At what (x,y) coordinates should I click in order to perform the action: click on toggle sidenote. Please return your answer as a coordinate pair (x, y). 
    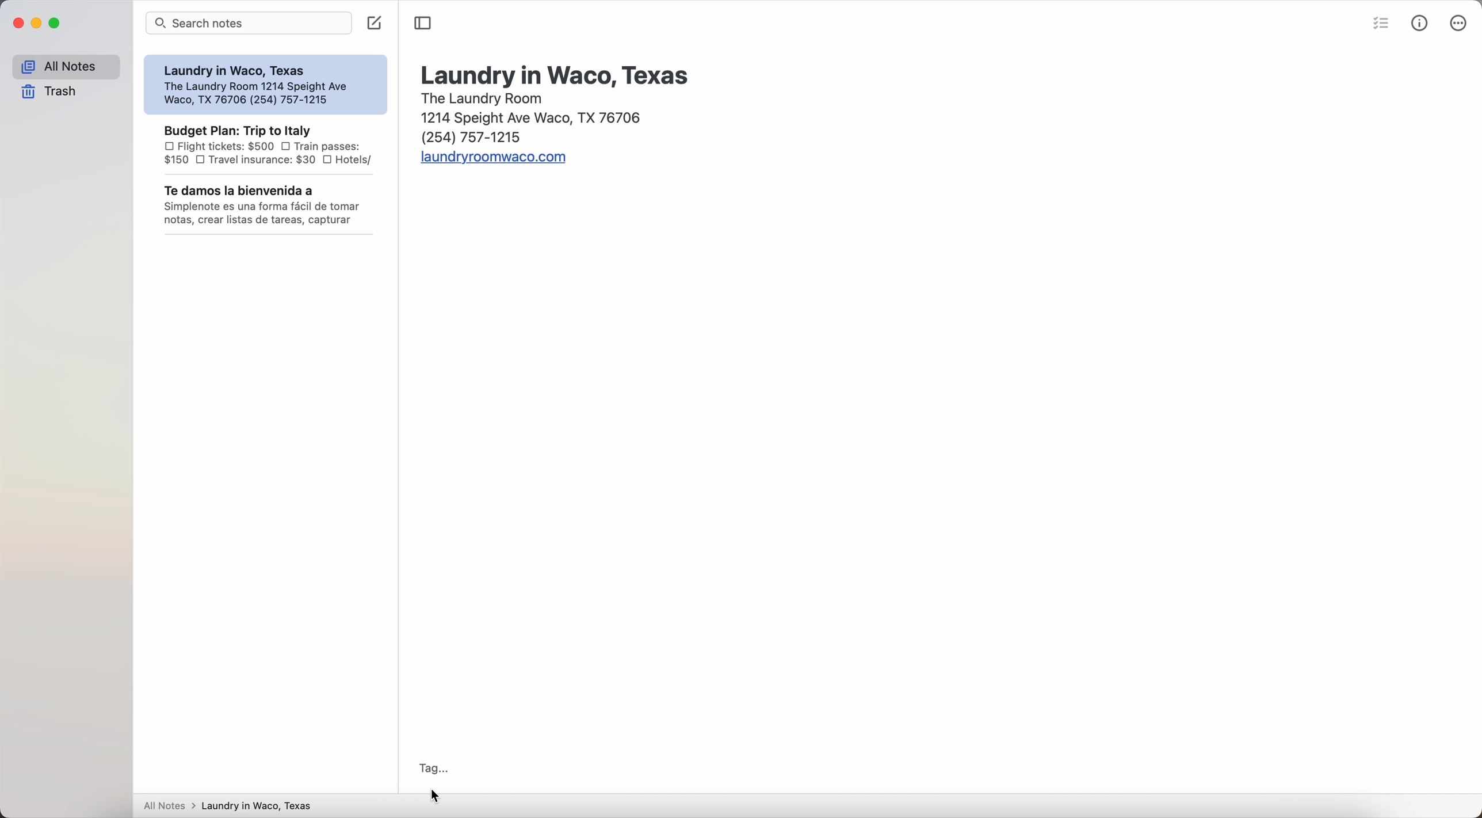
    Looking at the image, I should click on (422, 24).